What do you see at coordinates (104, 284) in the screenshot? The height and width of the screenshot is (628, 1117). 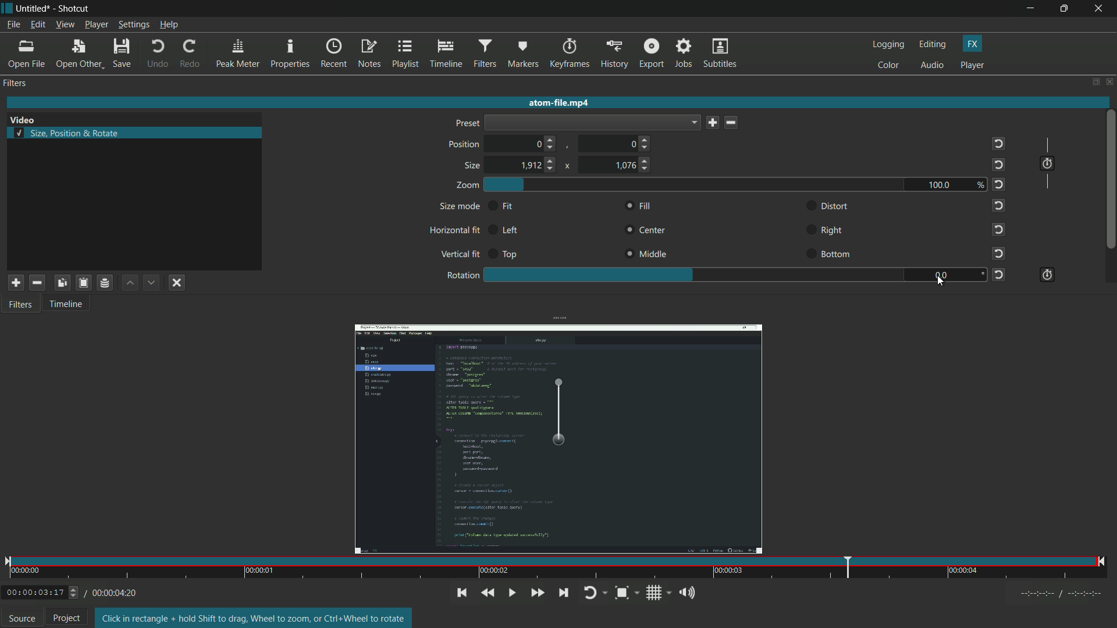 I see `save filter set` at bounding box center [104, 284].